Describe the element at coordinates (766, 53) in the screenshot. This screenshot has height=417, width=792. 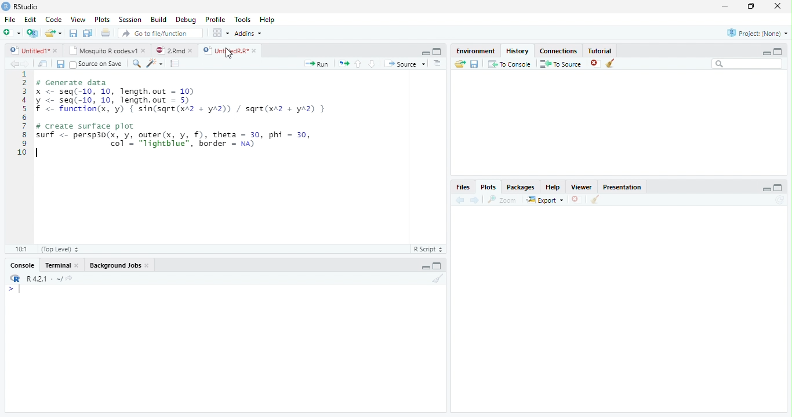
I see `minimize` at that location.